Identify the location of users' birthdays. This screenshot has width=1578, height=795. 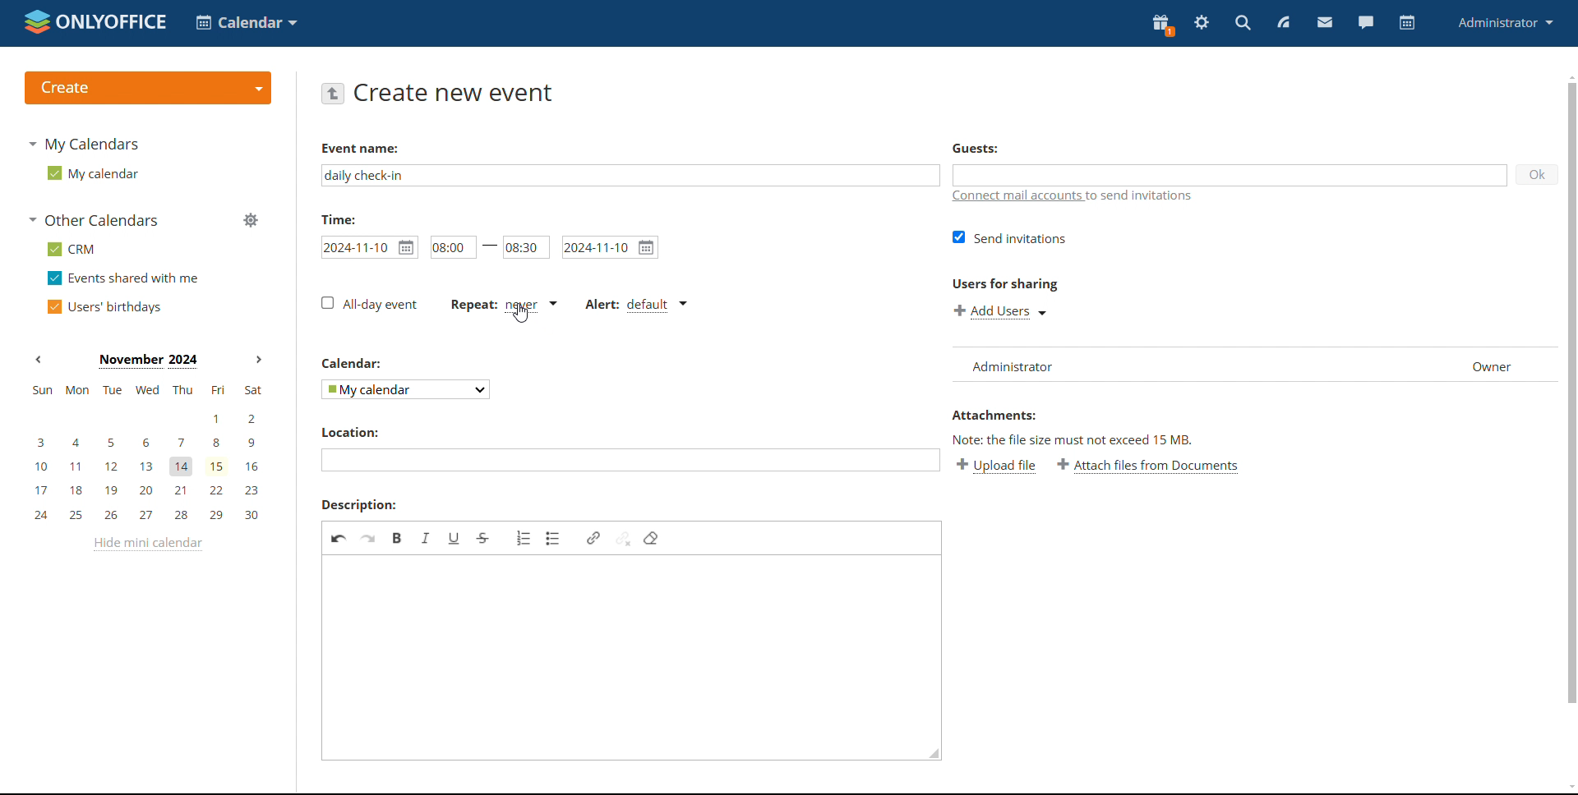
(104, 307).